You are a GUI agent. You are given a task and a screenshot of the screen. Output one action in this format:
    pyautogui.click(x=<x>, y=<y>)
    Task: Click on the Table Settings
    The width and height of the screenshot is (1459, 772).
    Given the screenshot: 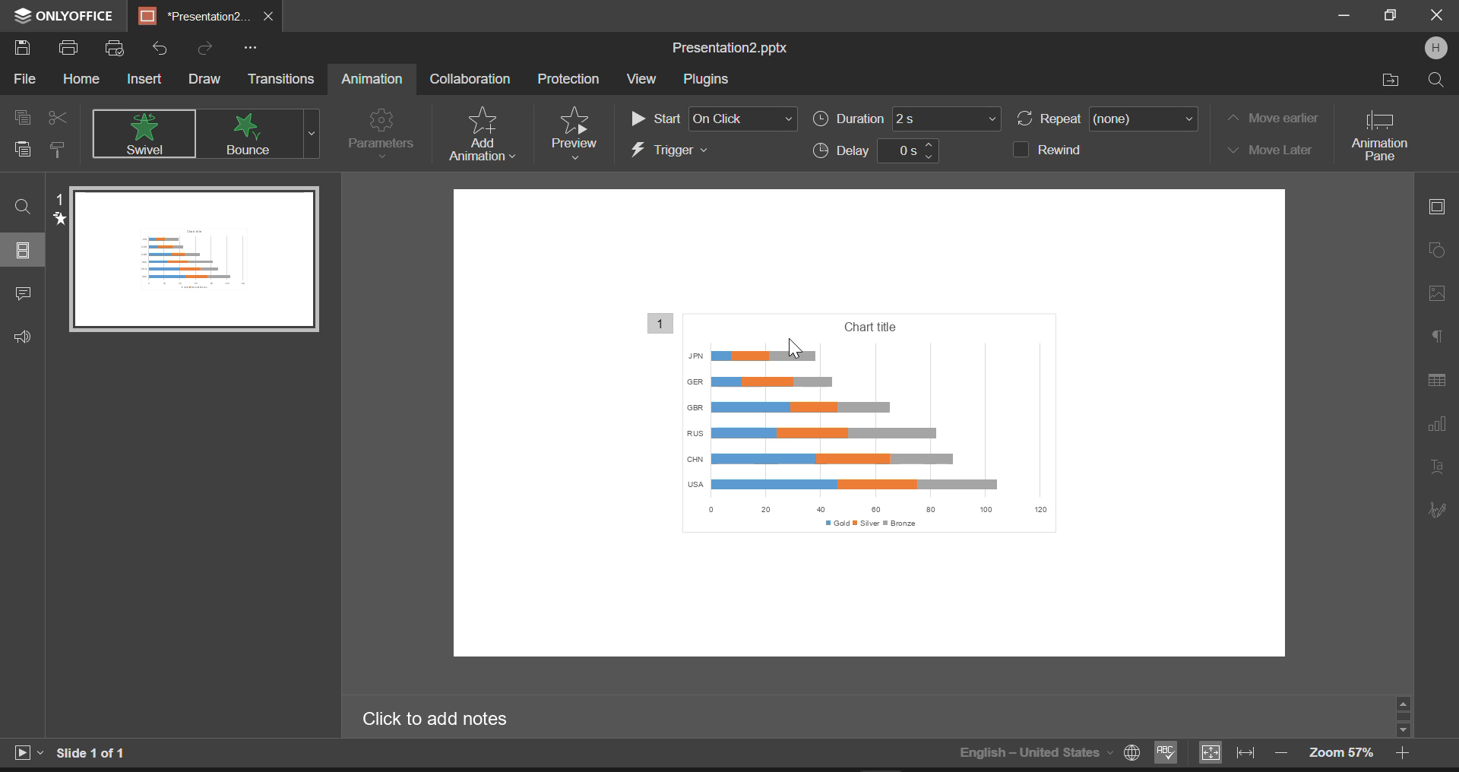 What is the action you would take?
    pyautogui.click(x=1437, y=381)
    